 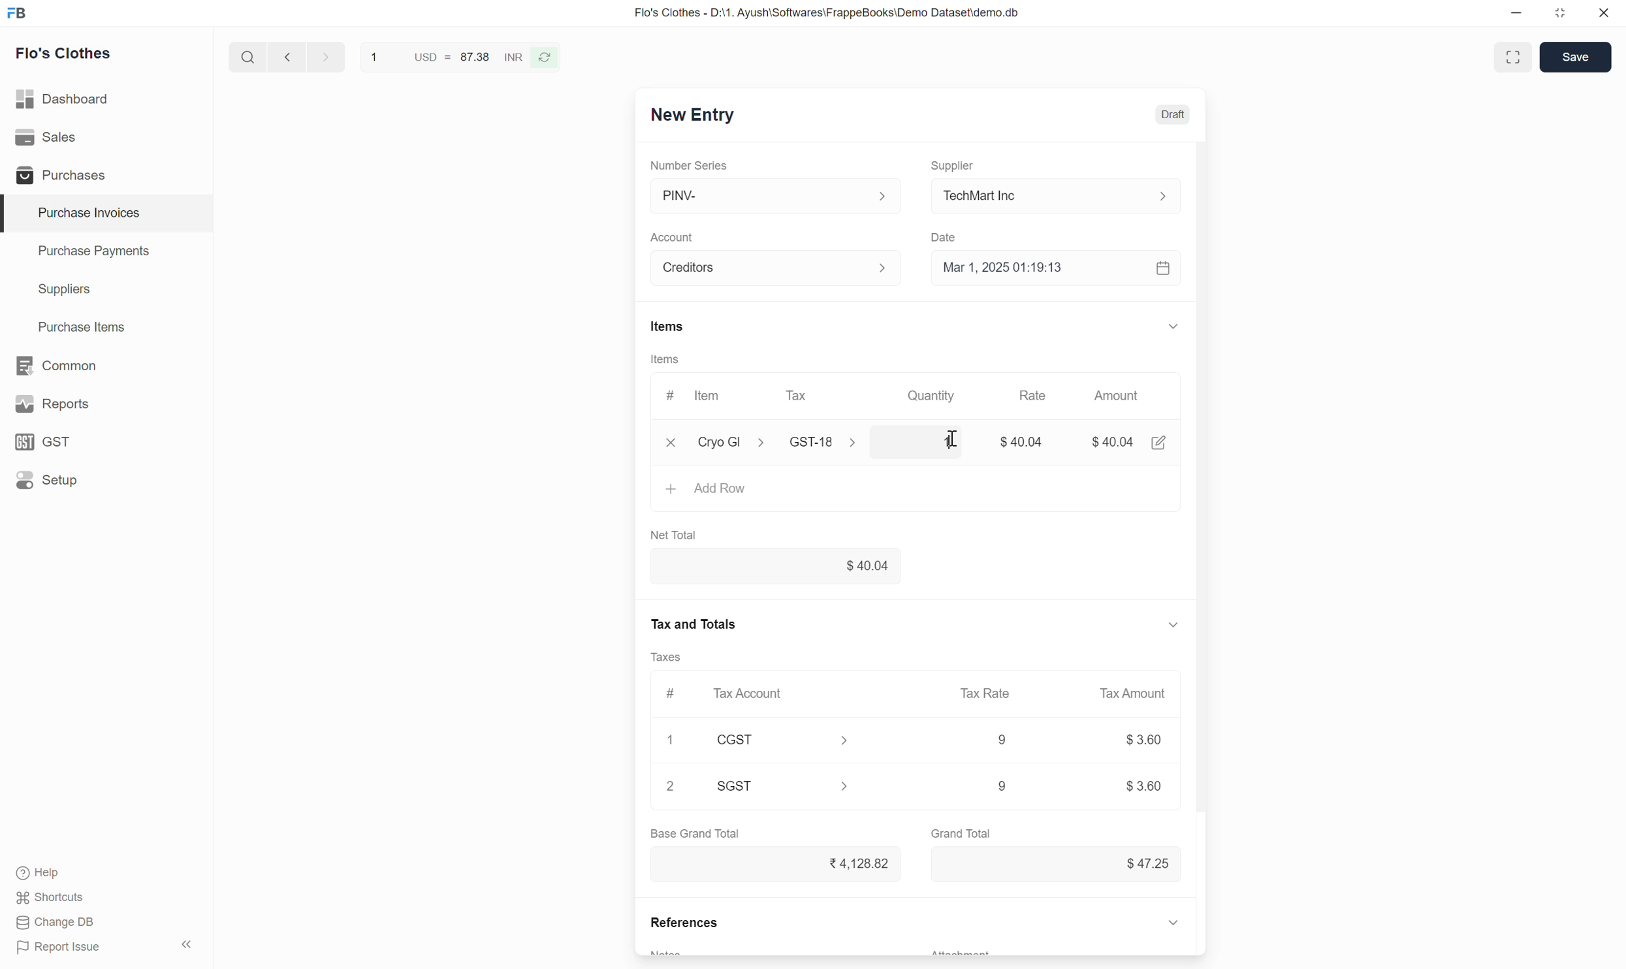 What do you see at coordinates (792, 786) in the screenshot?
I see `SGST` at bounding box center [792, 786].